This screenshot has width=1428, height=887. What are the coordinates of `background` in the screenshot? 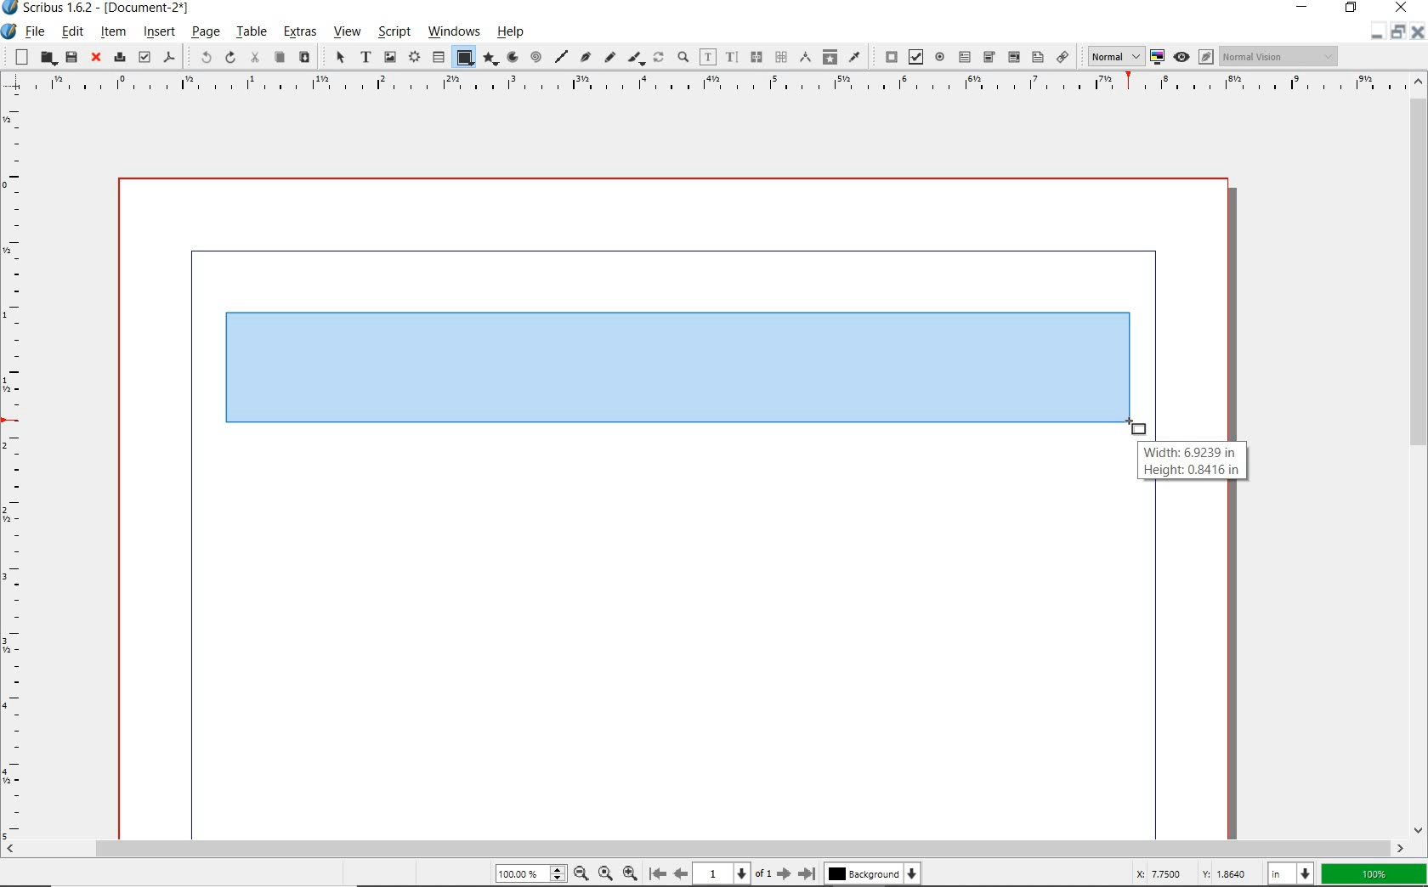 It's located at (875, 873).